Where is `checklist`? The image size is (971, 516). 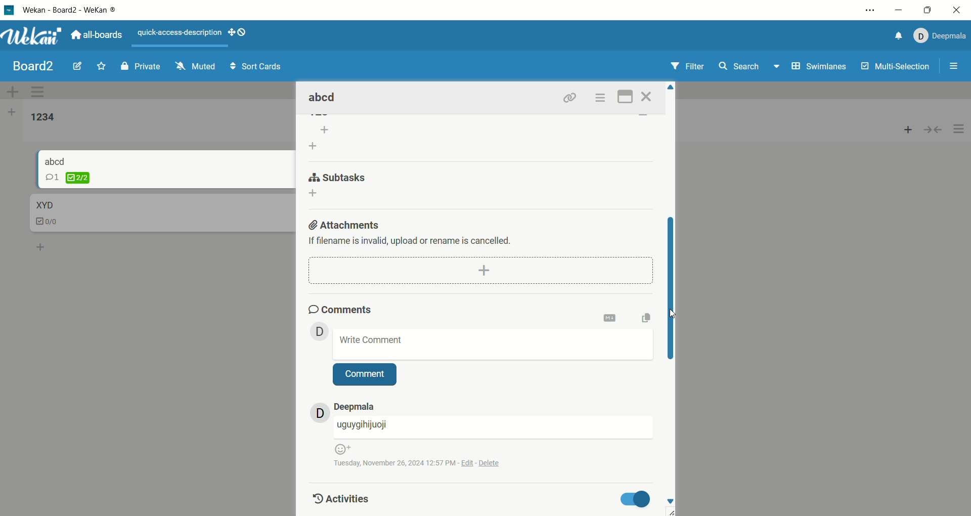
checklist is located at coordinates (48, 223).